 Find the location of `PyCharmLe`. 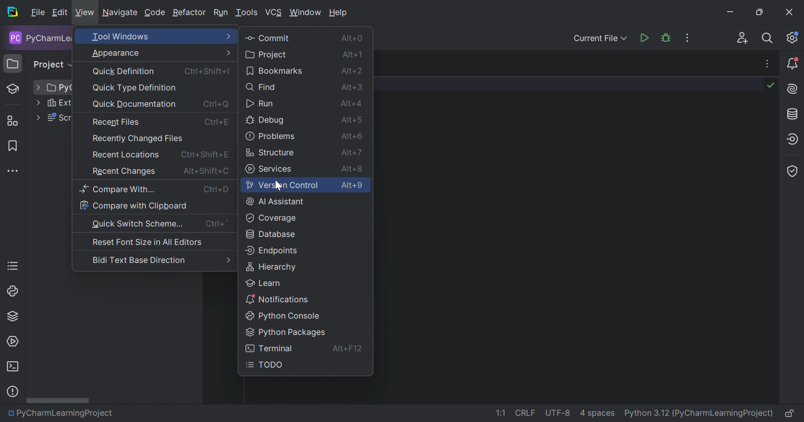

PyCharmLe is located at coordinates (38, 39).